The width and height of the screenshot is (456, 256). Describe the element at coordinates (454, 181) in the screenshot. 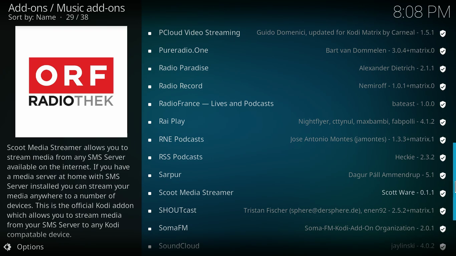

I see `scroll bar` at that location.